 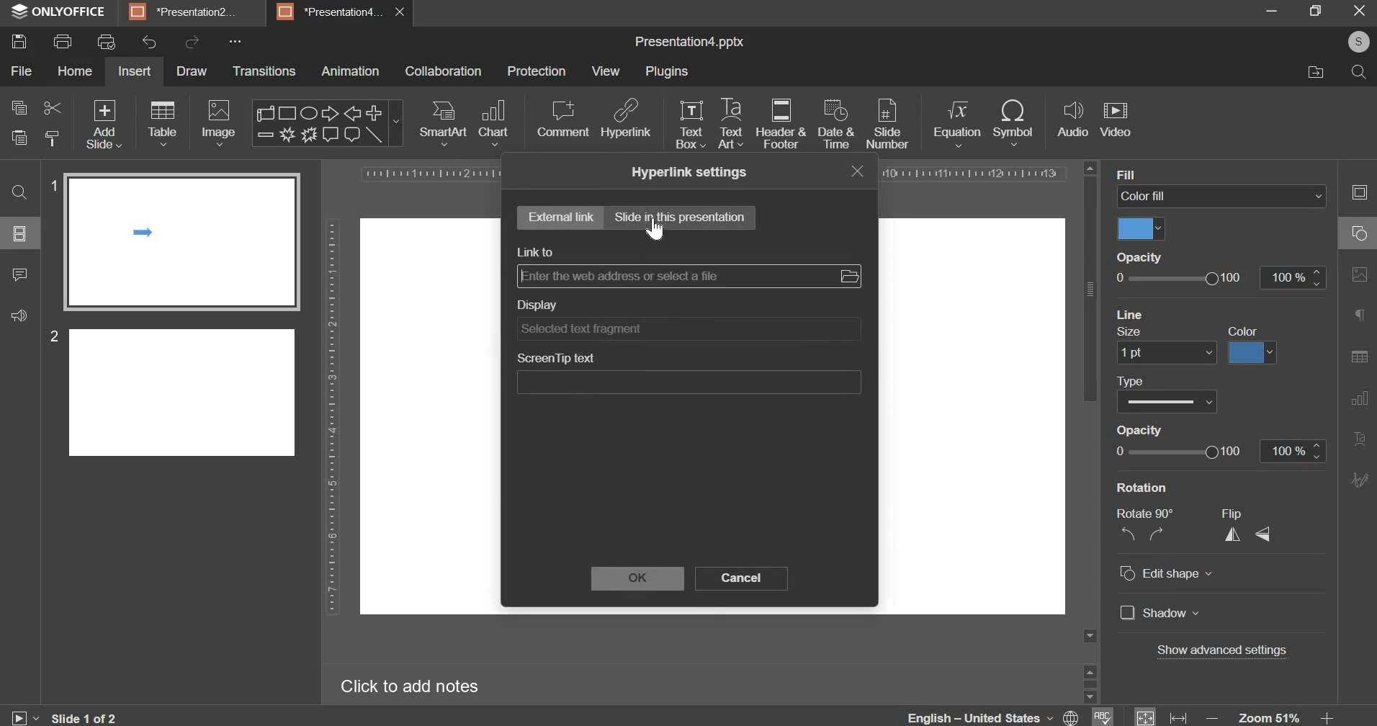 I want to click on animation, so click(x=349, y=73).